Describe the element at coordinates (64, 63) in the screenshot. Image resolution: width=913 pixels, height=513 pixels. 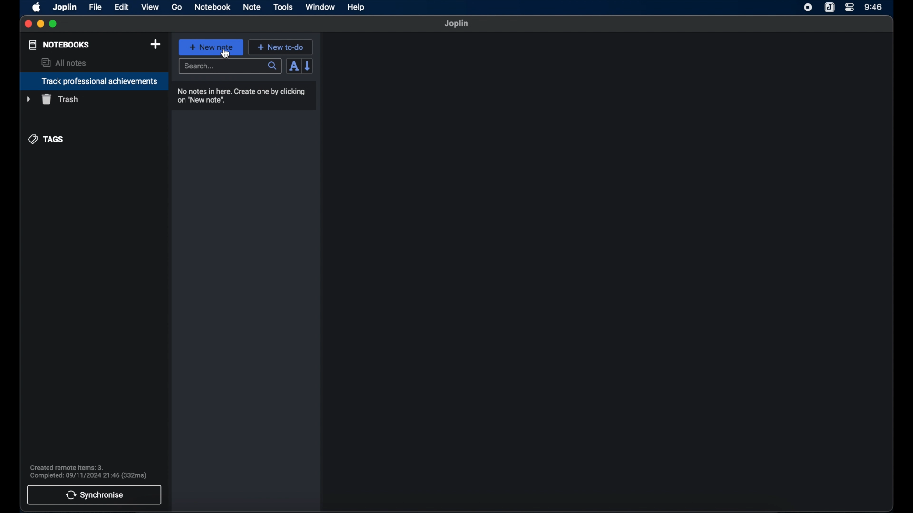
I see `all  notes` at that location.